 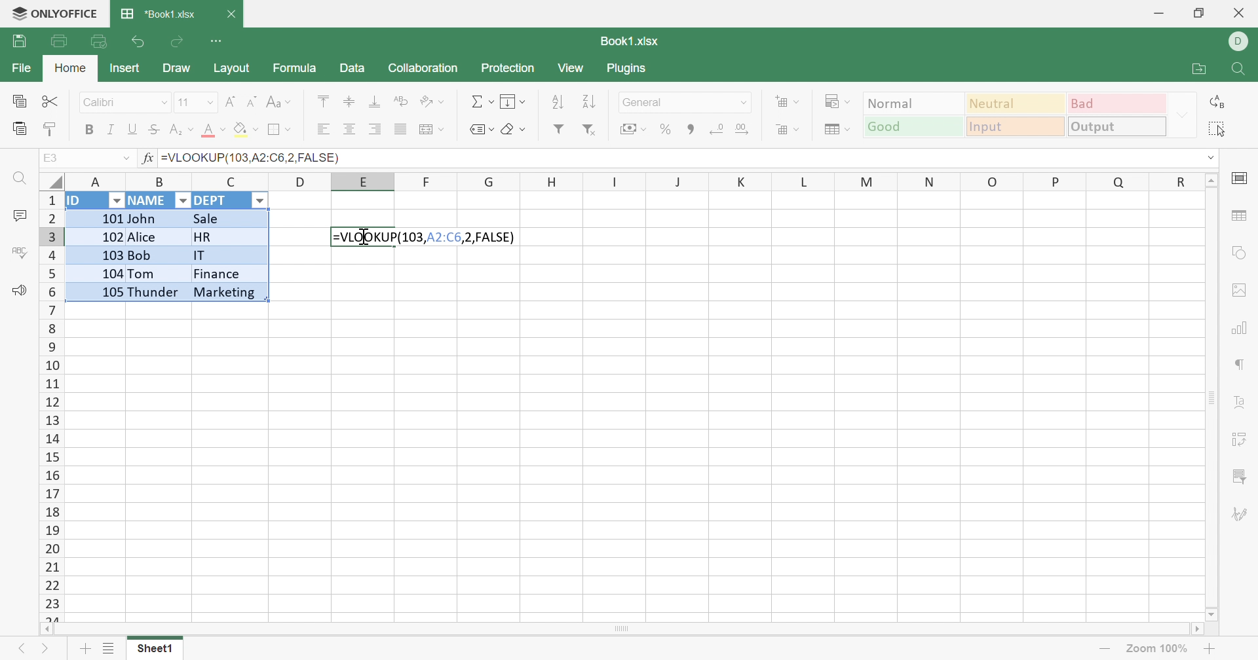 I want to click on Zoom In, so click(x=1210, y=649).